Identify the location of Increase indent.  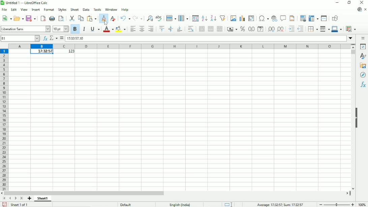
(291, 29).